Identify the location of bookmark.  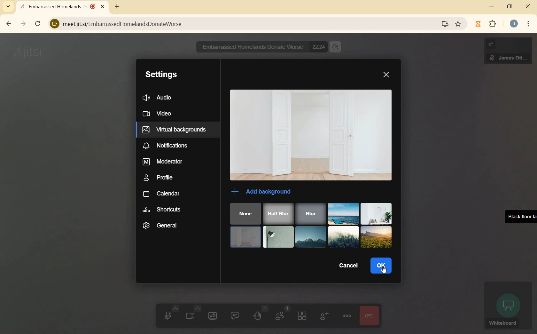
(458, 24).